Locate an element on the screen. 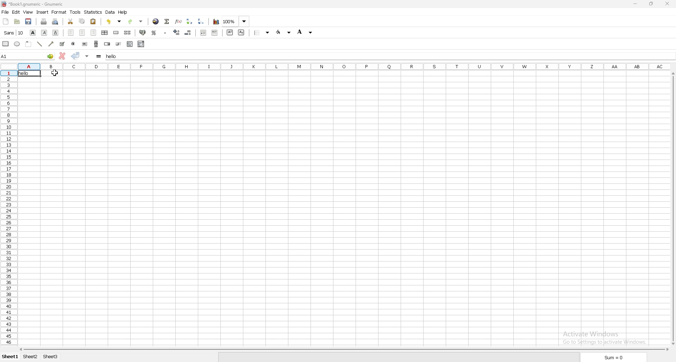 This screenshot has height=362, width=676. cut is located at coordinates (70, 21).